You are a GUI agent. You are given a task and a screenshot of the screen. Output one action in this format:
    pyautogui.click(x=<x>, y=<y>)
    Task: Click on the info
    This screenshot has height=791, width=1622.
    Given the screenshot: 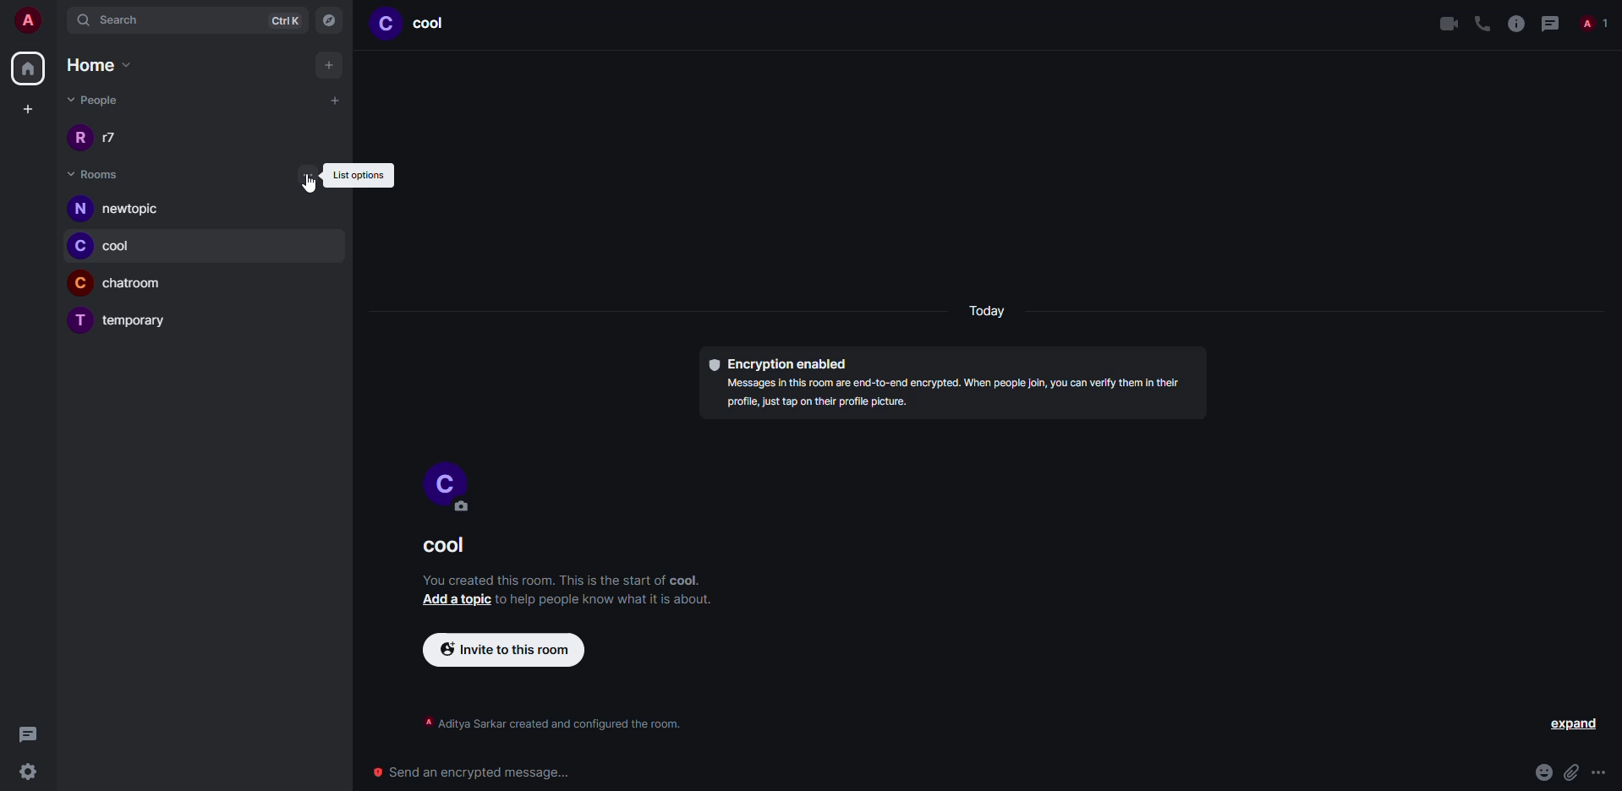 What is the action you would take?
    pyautogui.click(x=962, y=396)
    